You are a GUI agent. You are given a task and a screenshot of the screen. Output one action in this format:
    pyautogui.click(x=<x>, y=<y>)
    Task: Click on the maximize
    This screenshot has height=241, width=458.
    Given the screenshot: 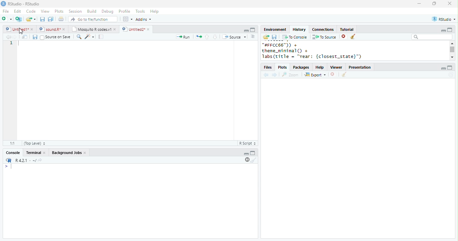 What is the action you would take?
    pyautogui.click(x=450, y=29)
    